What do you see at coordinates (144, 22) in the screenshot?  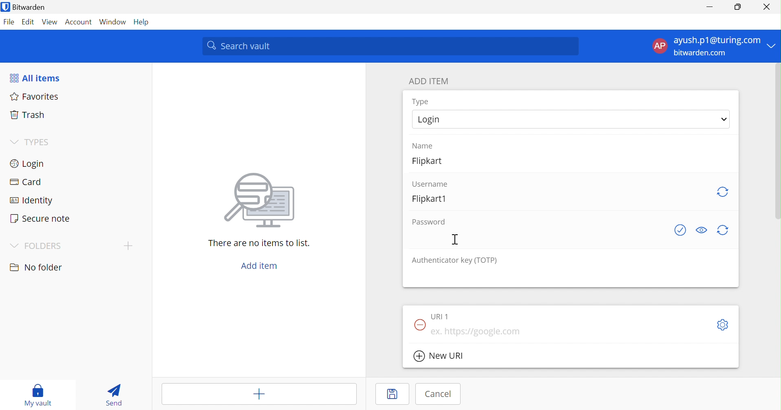 I see `Help` at bounding box center [144, 22].